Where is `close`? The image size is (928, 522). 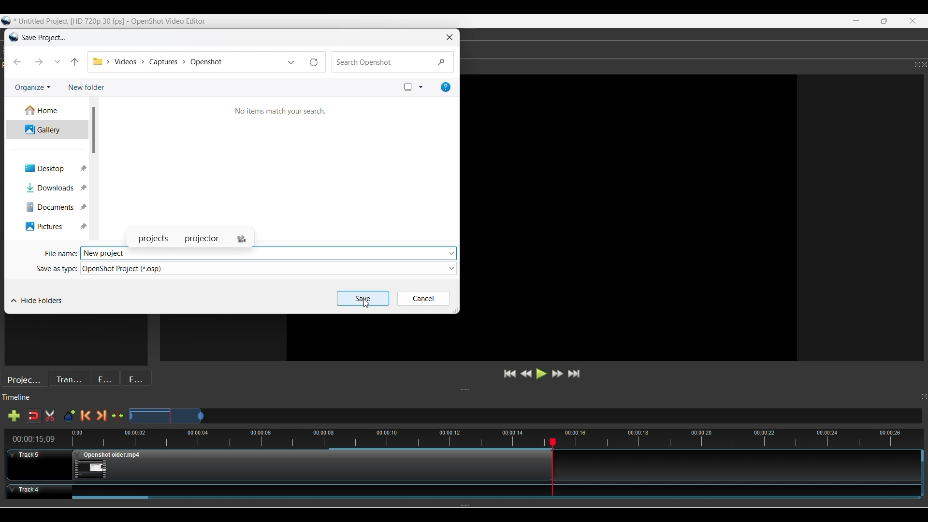
close is located at coordinates (922, 65).